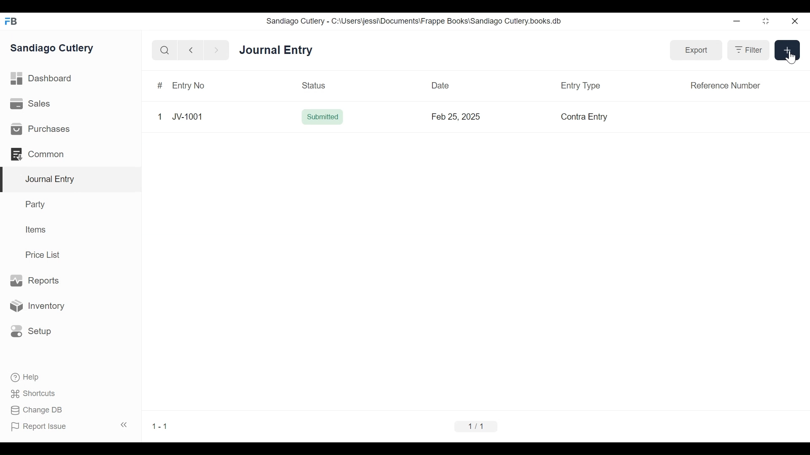 This screenshot has height=455, width=810. I want to click on Feb 25, 2025, so click(457, 117).